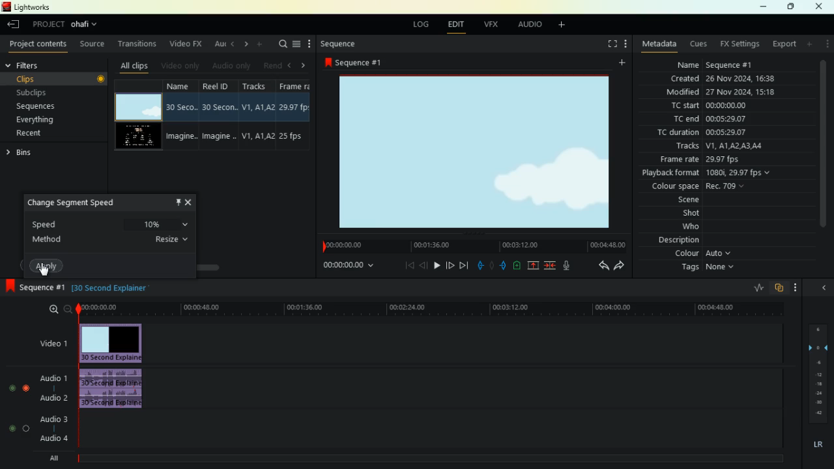  I want to click on fps, so click(296, 117).